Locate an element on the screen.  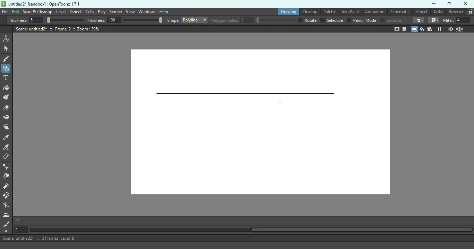
Tape tool is located at coordinates (8, 118).